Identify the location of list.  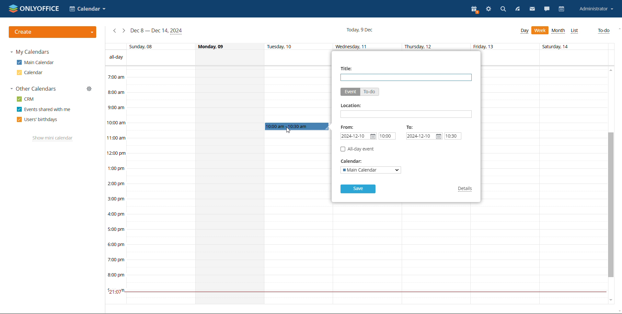
(575, 31).